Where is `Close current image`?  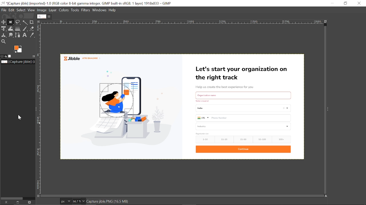
Close current image is located at coordinates (49, 17).